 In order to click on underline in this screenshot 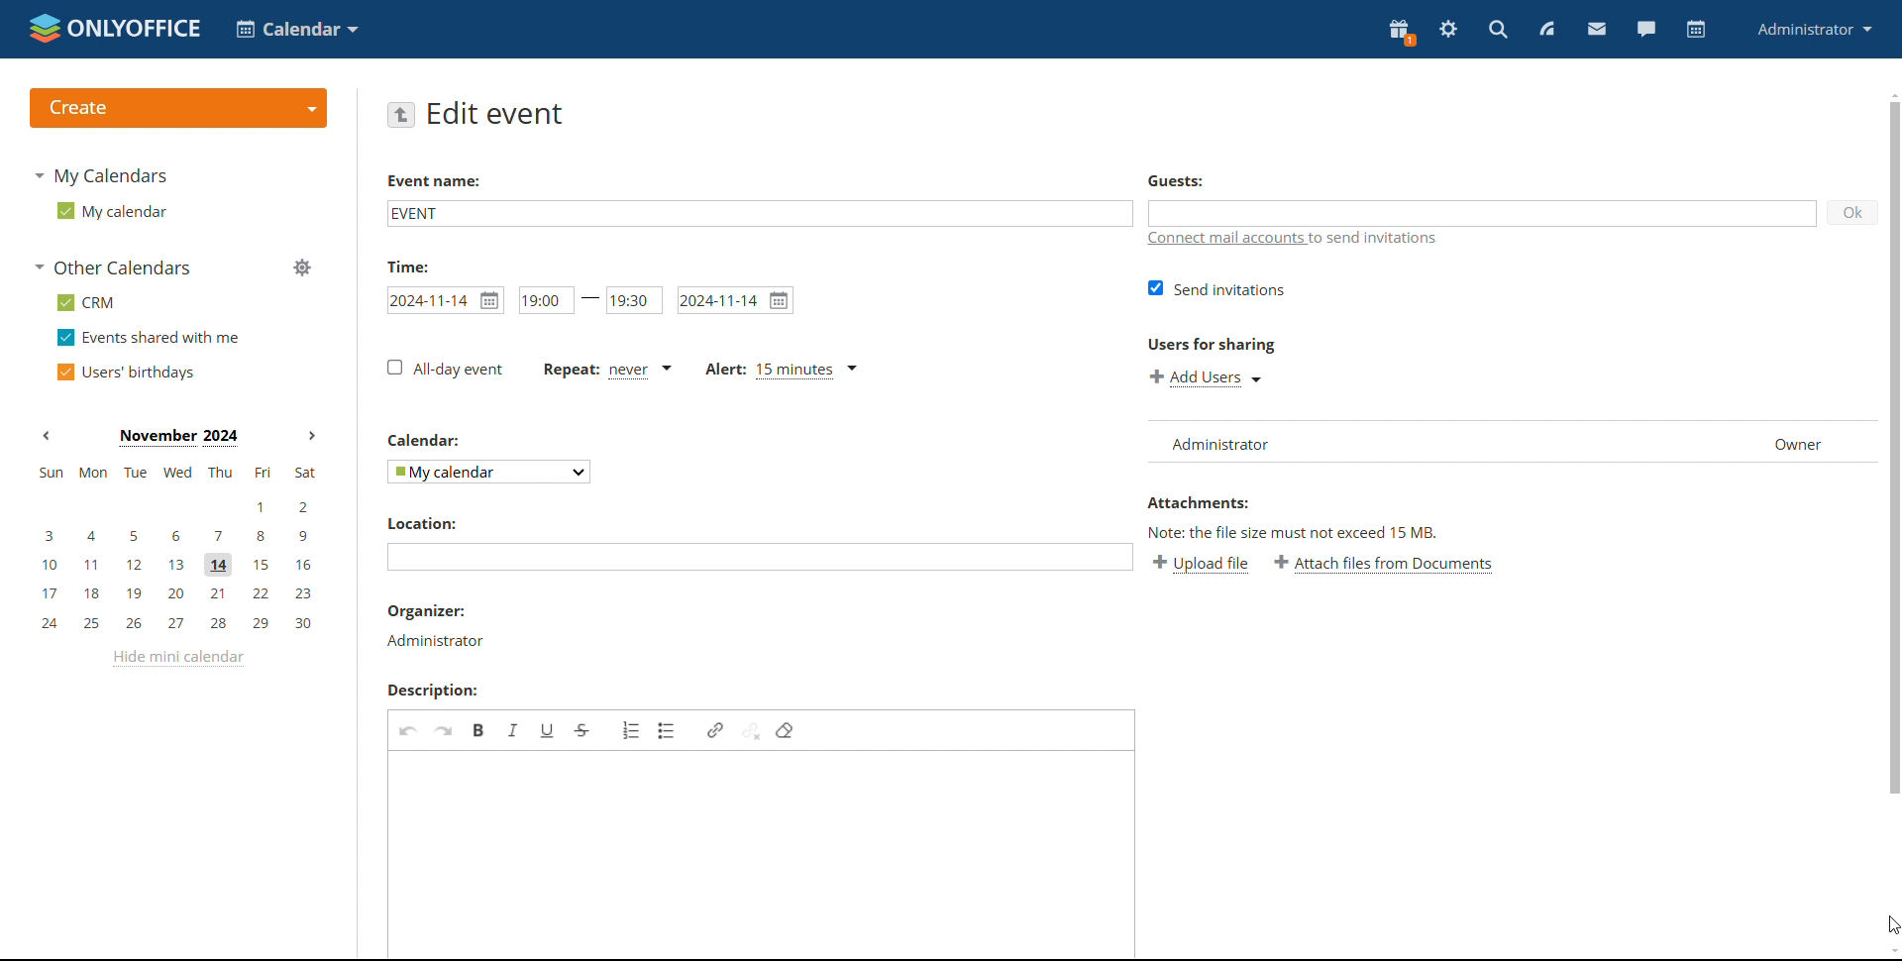, I will do `click(548, 729)`.